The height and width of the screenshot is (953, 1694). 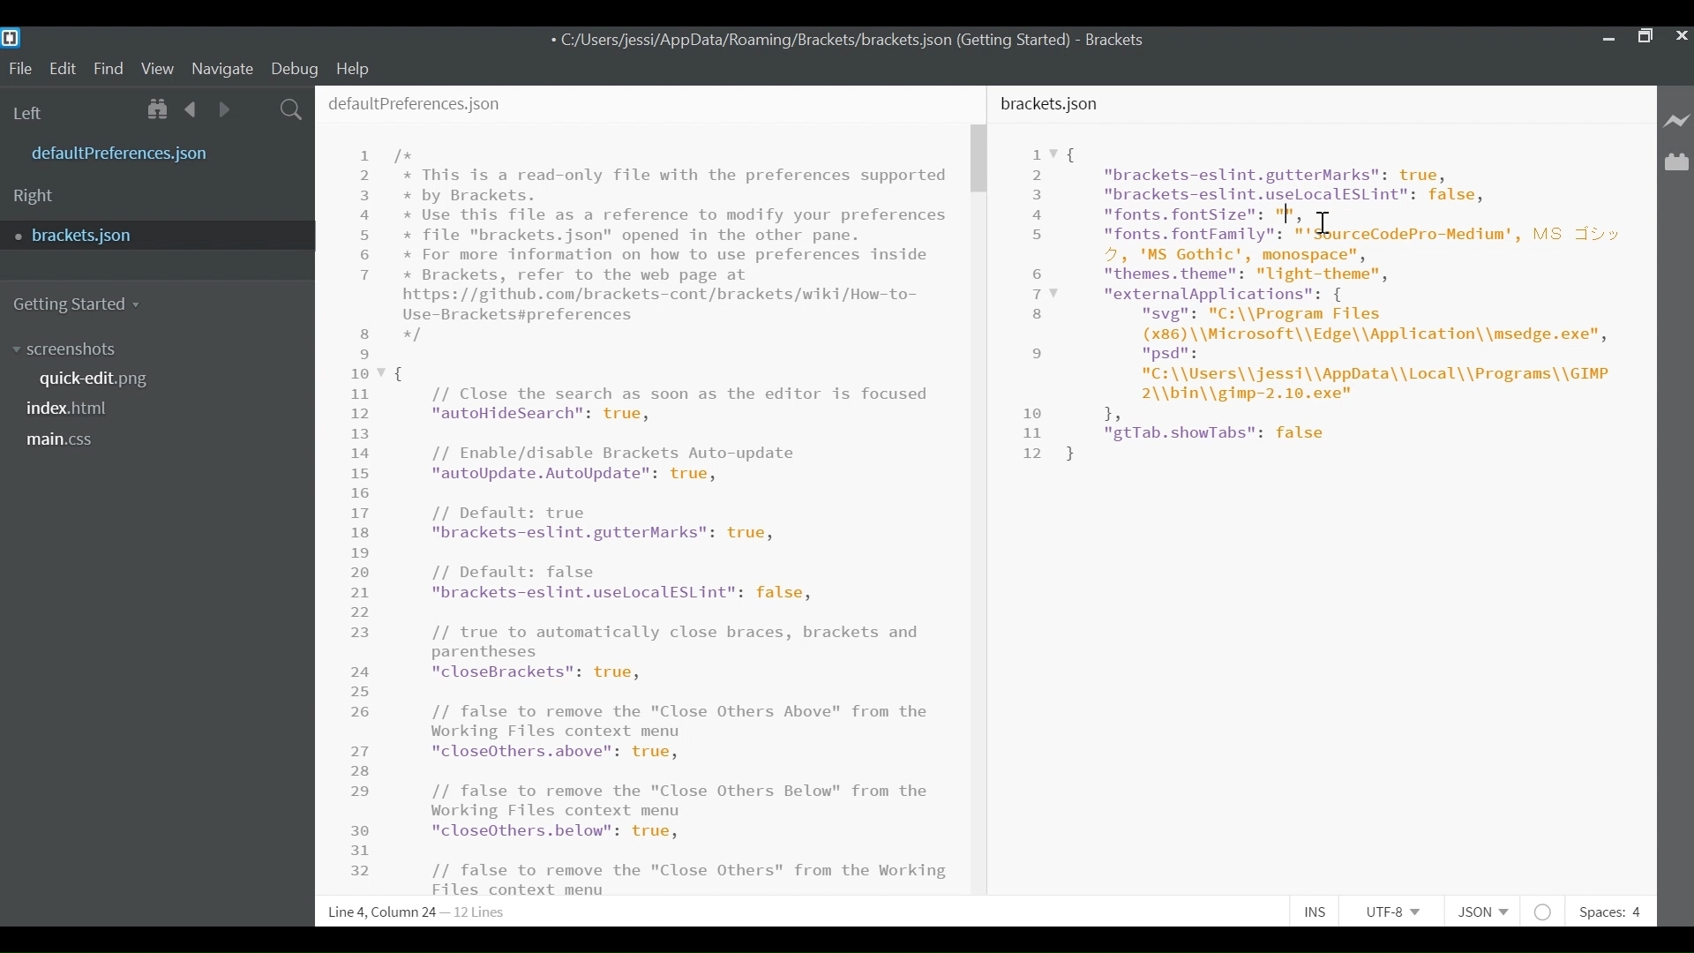 What do you see at coordinates (354, 67) in the screenshot?
I see `Help` at bounding box center [354, 67].